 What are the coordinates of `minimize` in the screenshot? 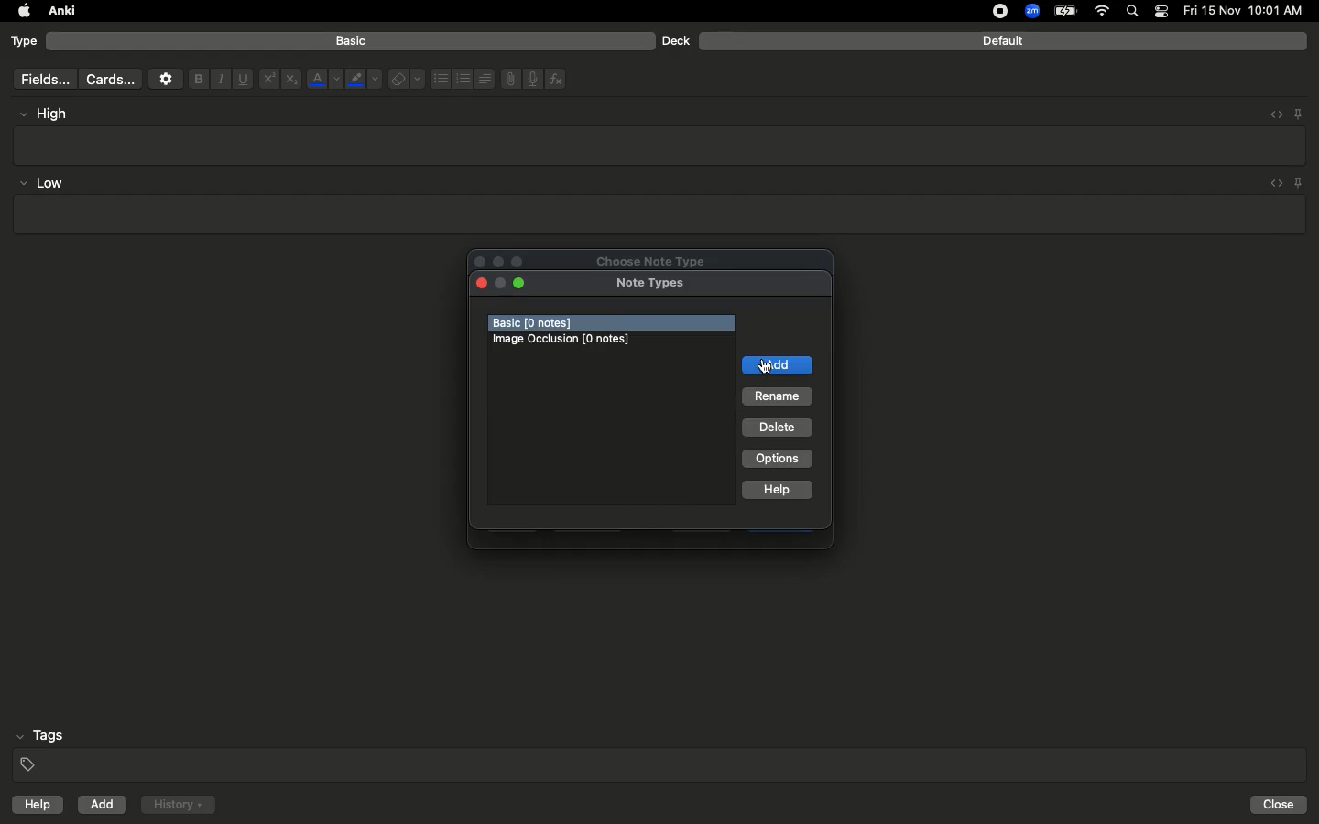 It's located at (500, 281).